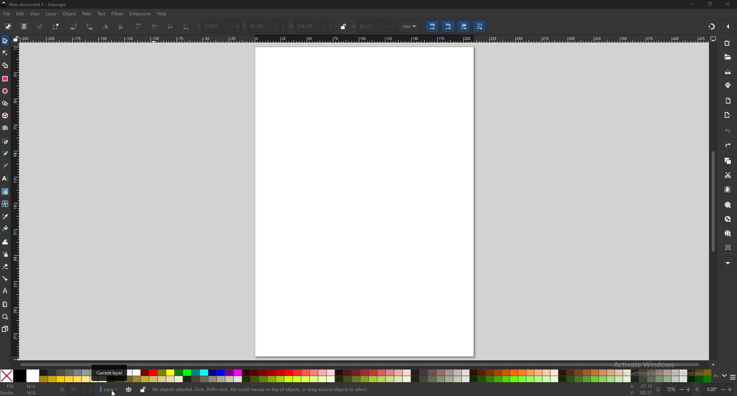 Image resolution: width=737 pixels, height=396 pixels. Describe the element at coordinates (343, 26) in the screenshot. I see `lock` at that location.